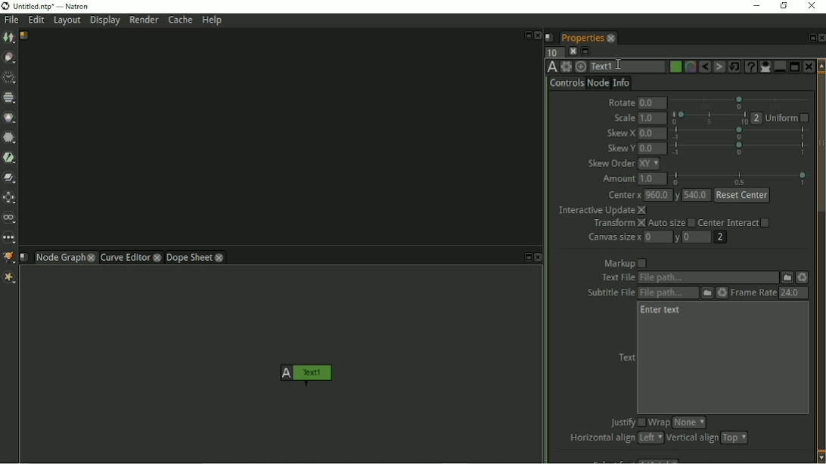  Describe the element at coordinates (787, 277) in the screenshot. I see `File` at that location.